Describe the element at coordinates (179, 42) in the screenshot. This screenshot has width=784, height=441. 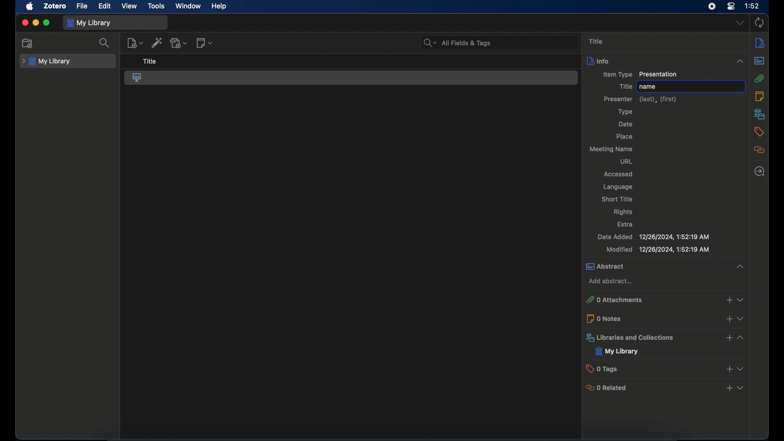
I see `add attachment` at that location.